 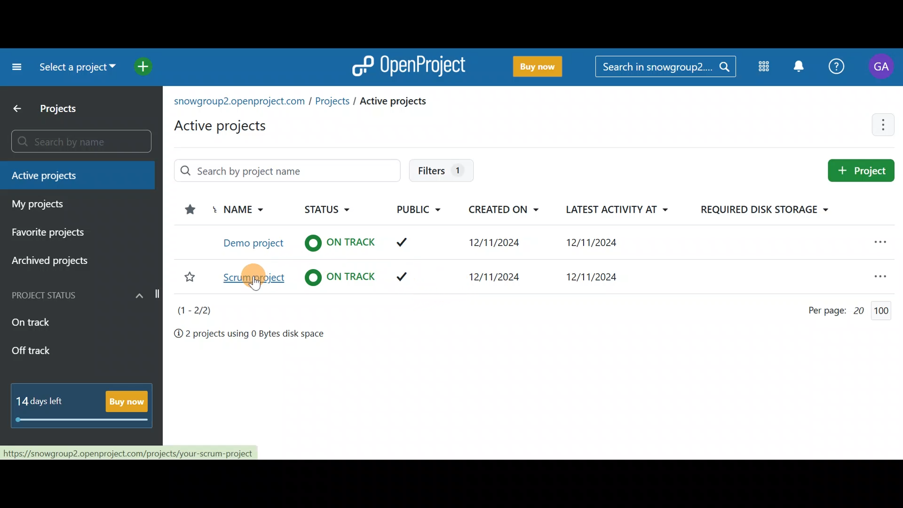 I want to click on public, so click(x=404, y=242).